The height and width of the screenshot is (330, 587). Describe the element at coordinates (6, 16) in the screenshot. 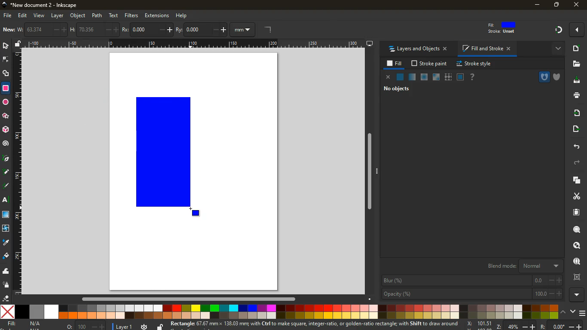

I see `file` at that location.